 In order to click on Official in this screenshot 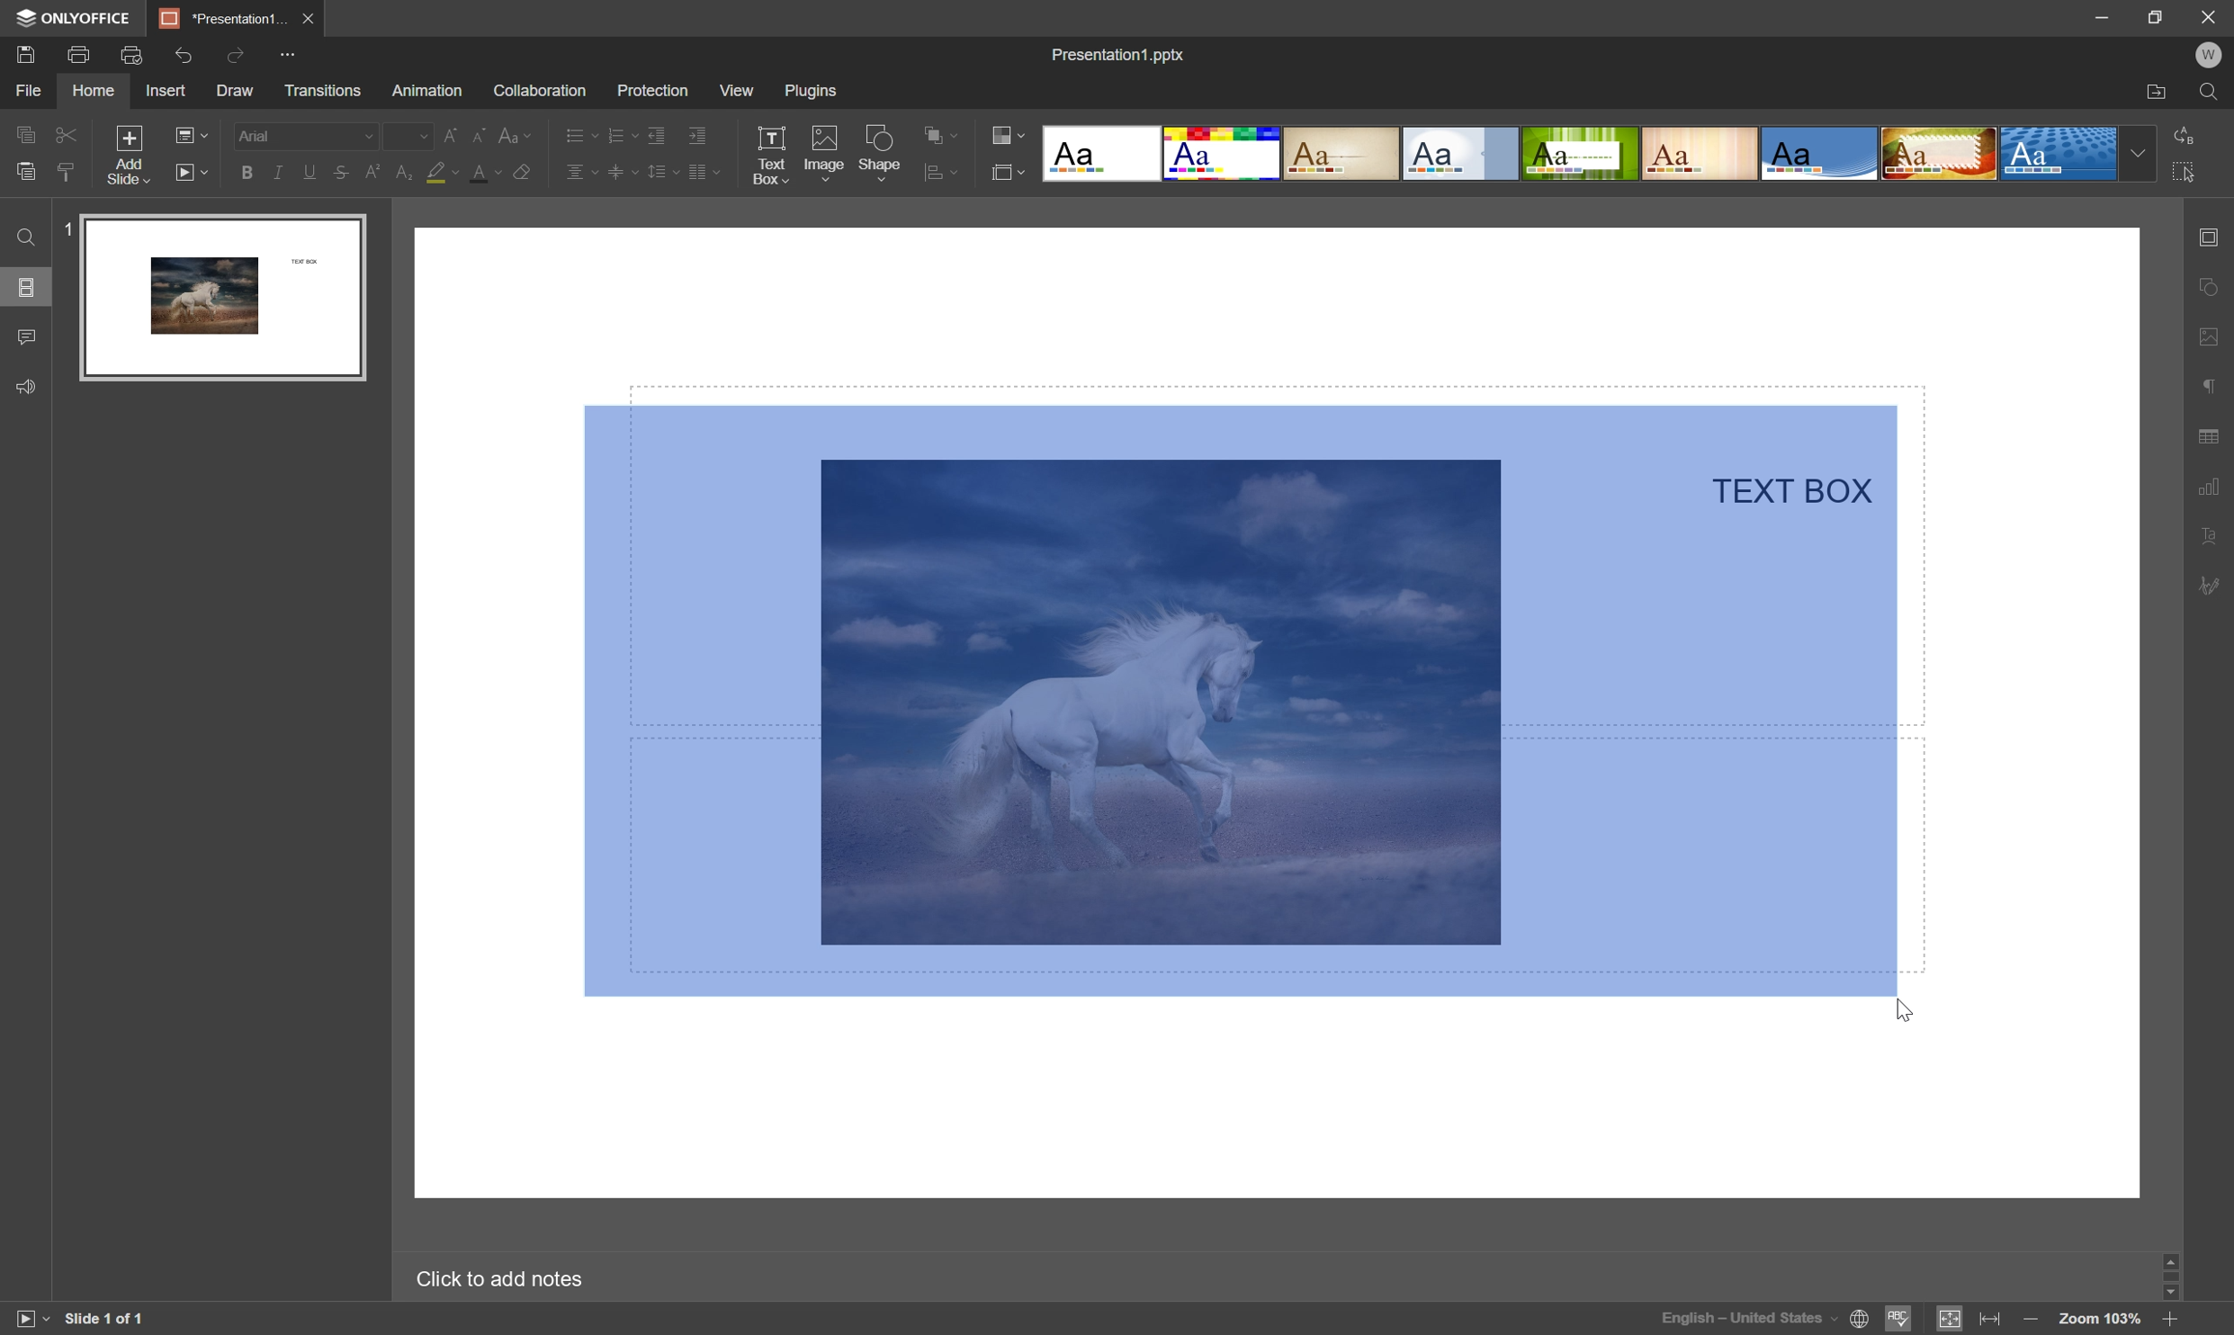, I will do `click(1460, 156)`.